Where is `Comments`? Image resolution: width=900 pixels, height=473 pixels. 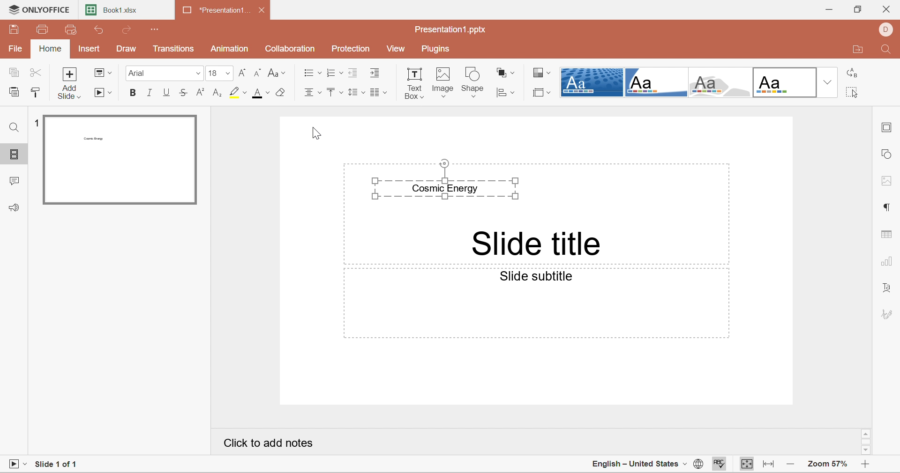 Comments is located at coordinates (14, 183).